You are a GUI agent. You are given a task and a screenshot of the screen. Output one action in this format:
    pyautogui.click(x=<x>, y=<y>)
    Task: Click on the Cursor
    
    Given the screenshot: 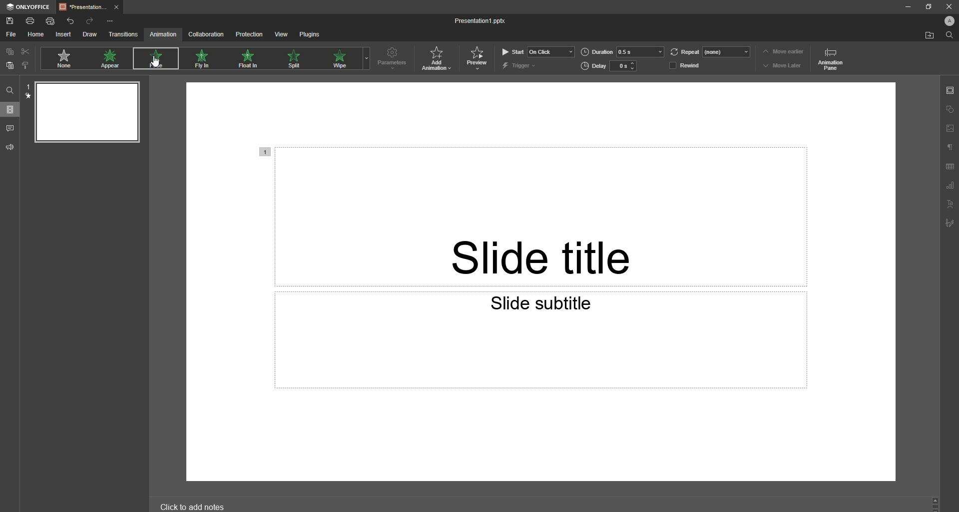 What is the action you would take?
    pyautogui.click(x=155, y=64)
    